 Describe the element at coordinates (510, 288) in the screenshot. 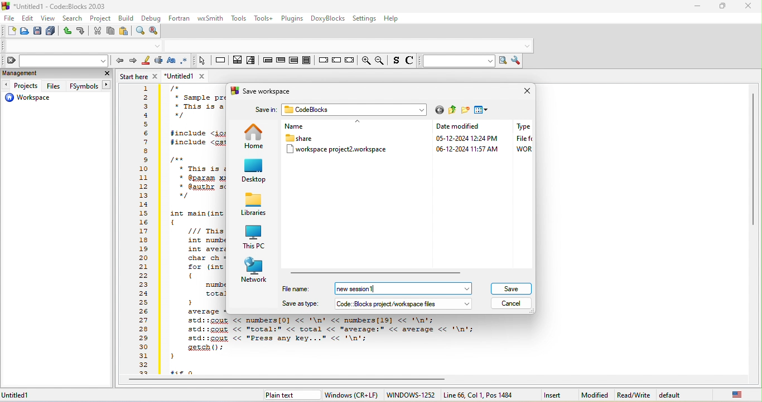

I see `save` at that location.